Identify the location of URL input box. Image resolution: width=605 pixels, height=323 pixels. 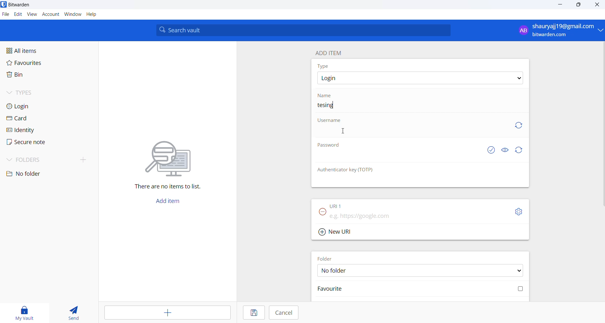
(415, 215).